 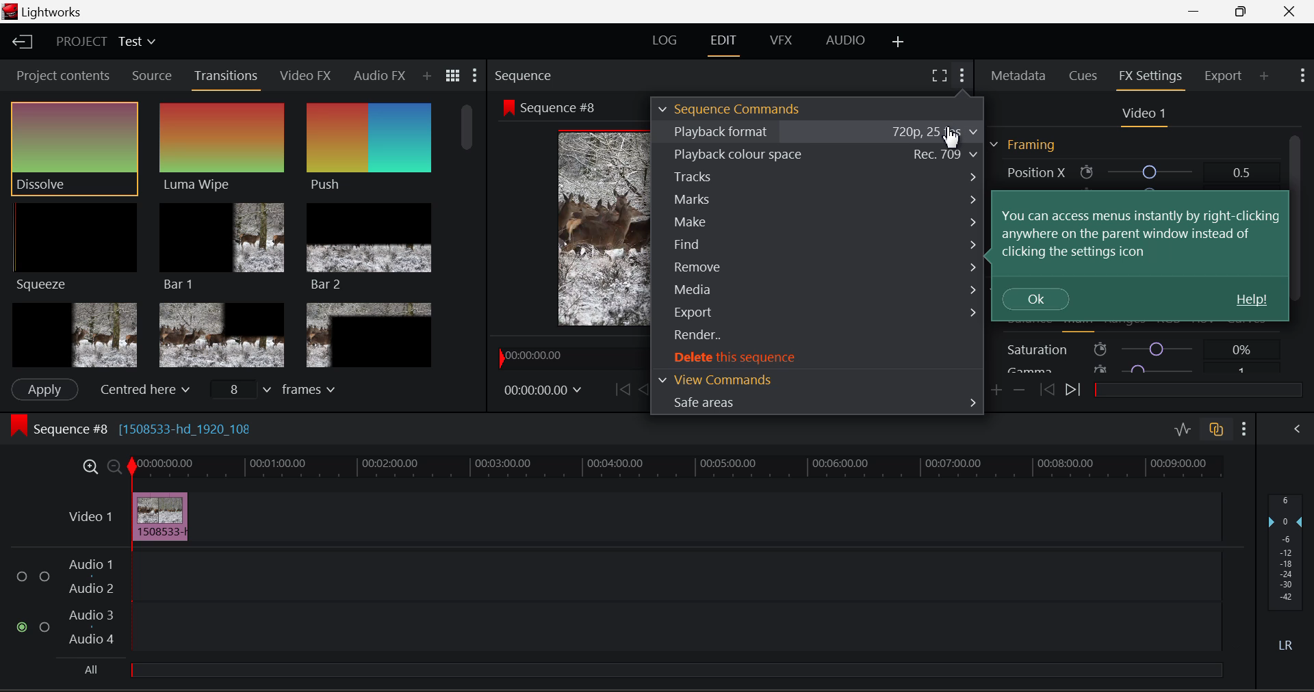 I want to click on Sequence #8 [1508533-hd_1920_108, so click(x=172, y=428).